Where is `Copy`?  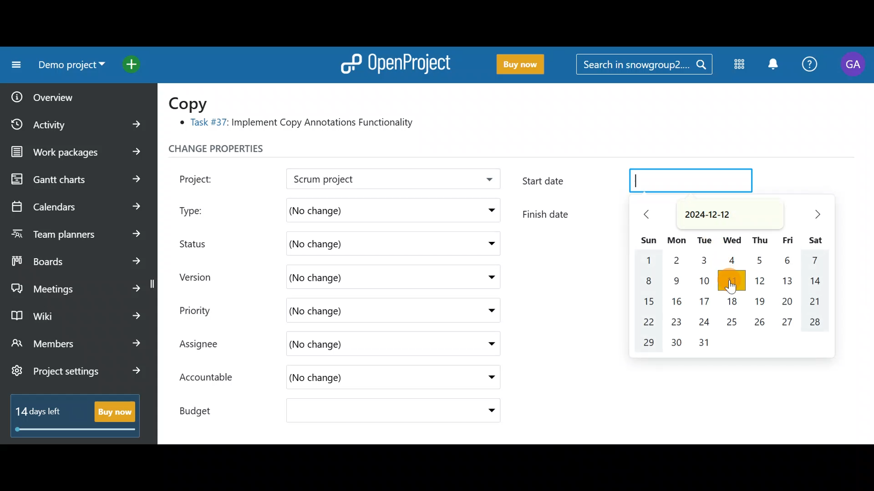
Copy is located at coordinates (194, 103).